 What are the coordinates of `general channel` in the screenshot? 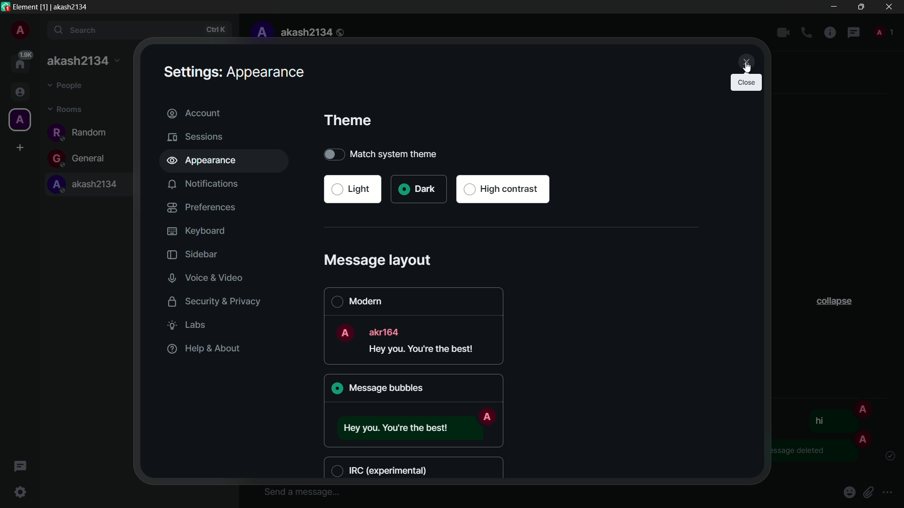 It's located at (80, 159).